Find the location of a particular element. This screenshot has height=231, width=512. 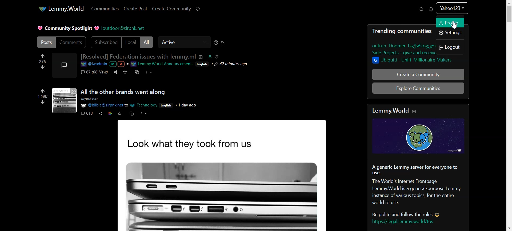

2 is located at coordinates (111, 114).